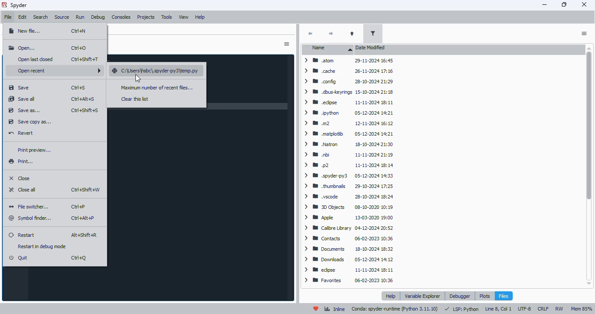 This screenshot has width=595, height=314. Describe the element at coordinates (349, 270) in the screenshot. I see `> W edipse 11-11-2024 18:11` at that location.